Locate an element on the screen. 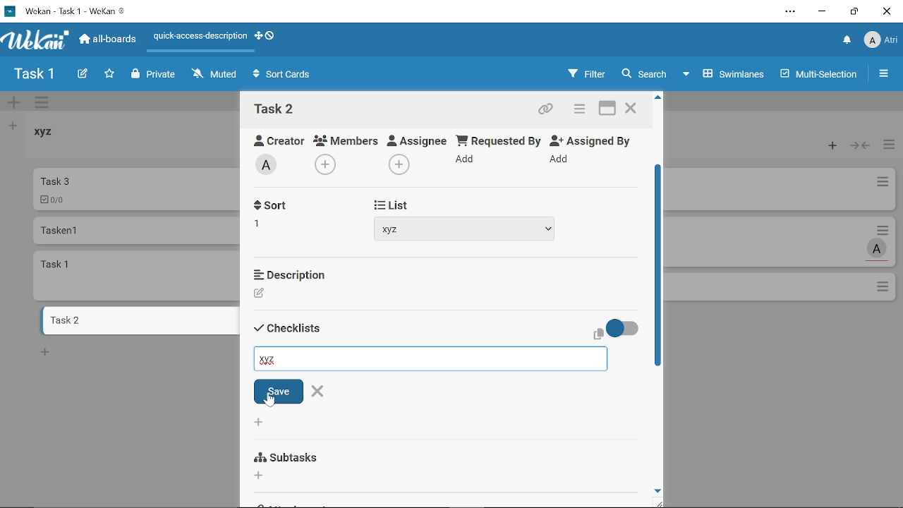 Image resolution: width=903 pixels, height=508 pixels. Description is located at coordinates (289, 273).